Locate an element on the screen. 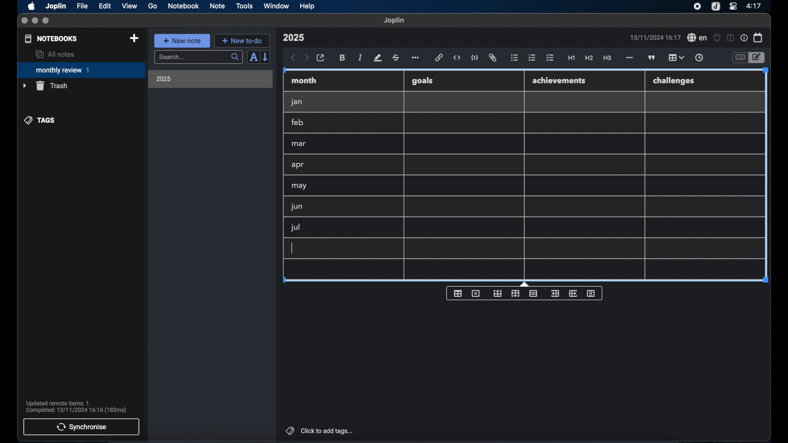 Image resolution: width=788 pixels, height=443 pixels. close is located at coordinates (24, 21).